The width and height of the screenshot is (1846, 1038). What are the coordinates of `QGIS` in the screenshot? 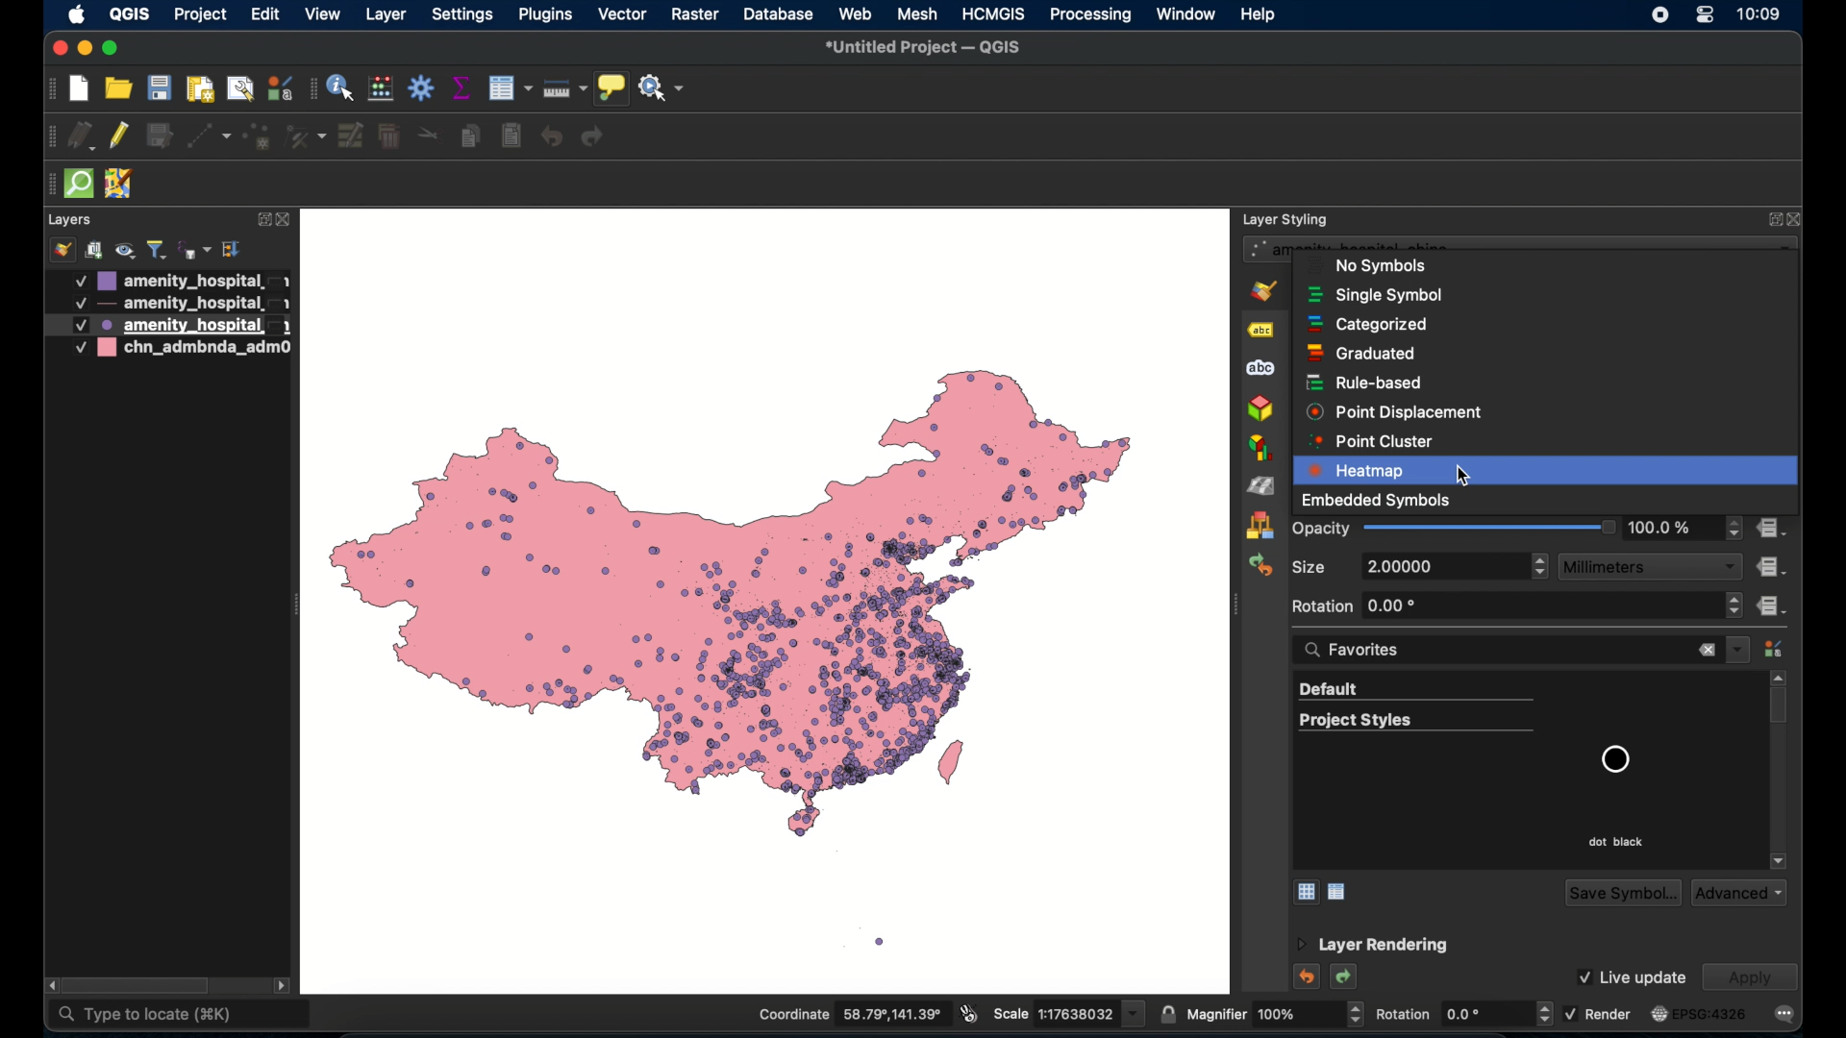 It's located at (129, 13).